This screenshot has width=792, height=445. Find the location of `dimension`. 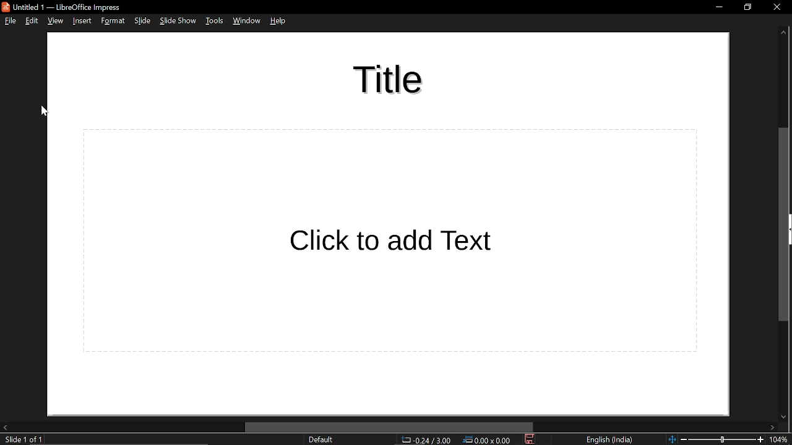

dimension is located at coordinates (489, 440).